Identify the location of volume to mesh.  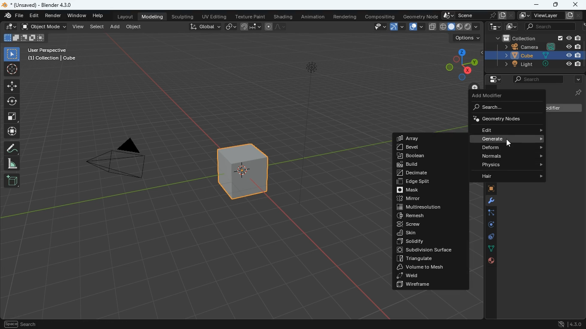
(429, 267).